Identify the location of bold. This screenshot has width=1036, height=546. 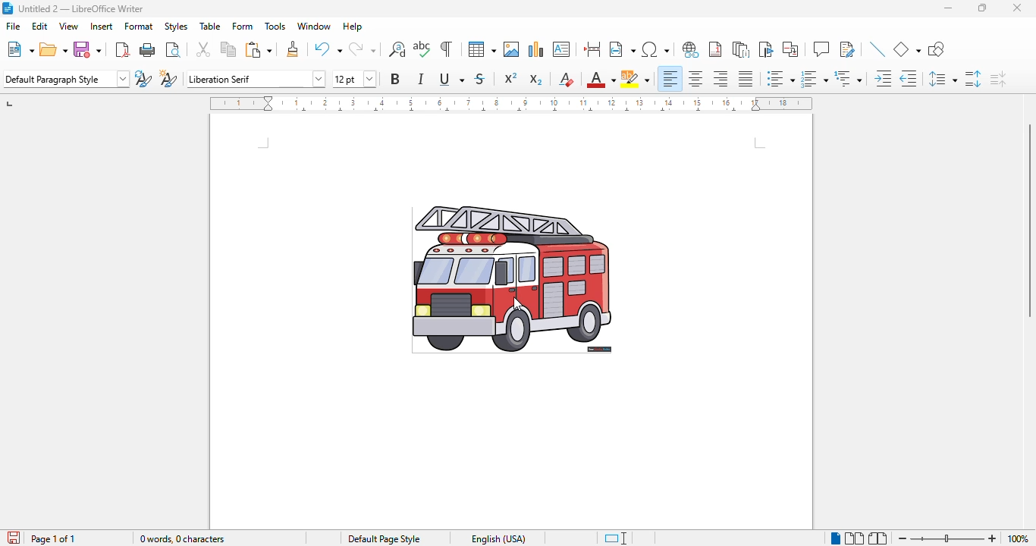
(396, 78).